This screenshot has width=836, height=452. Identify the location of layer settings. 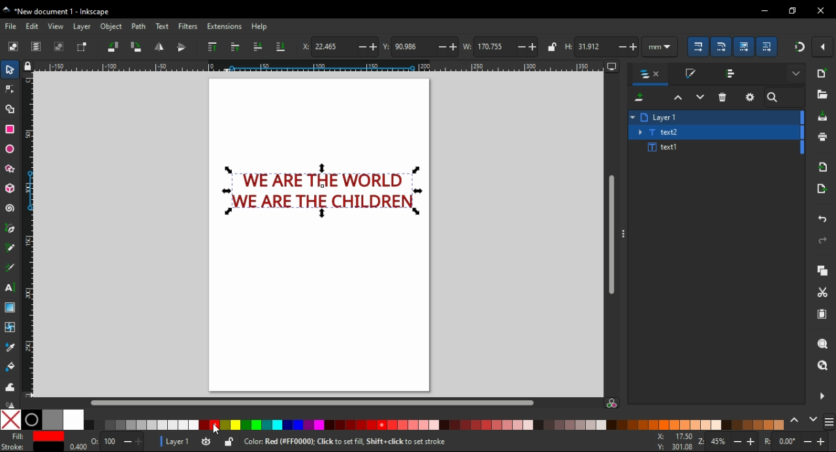
(750, 97).